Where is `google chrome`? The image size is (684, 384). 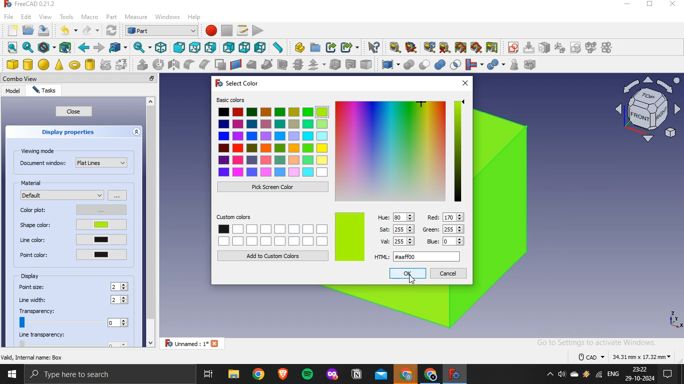
google chrome is located at coordinates (258, 374).